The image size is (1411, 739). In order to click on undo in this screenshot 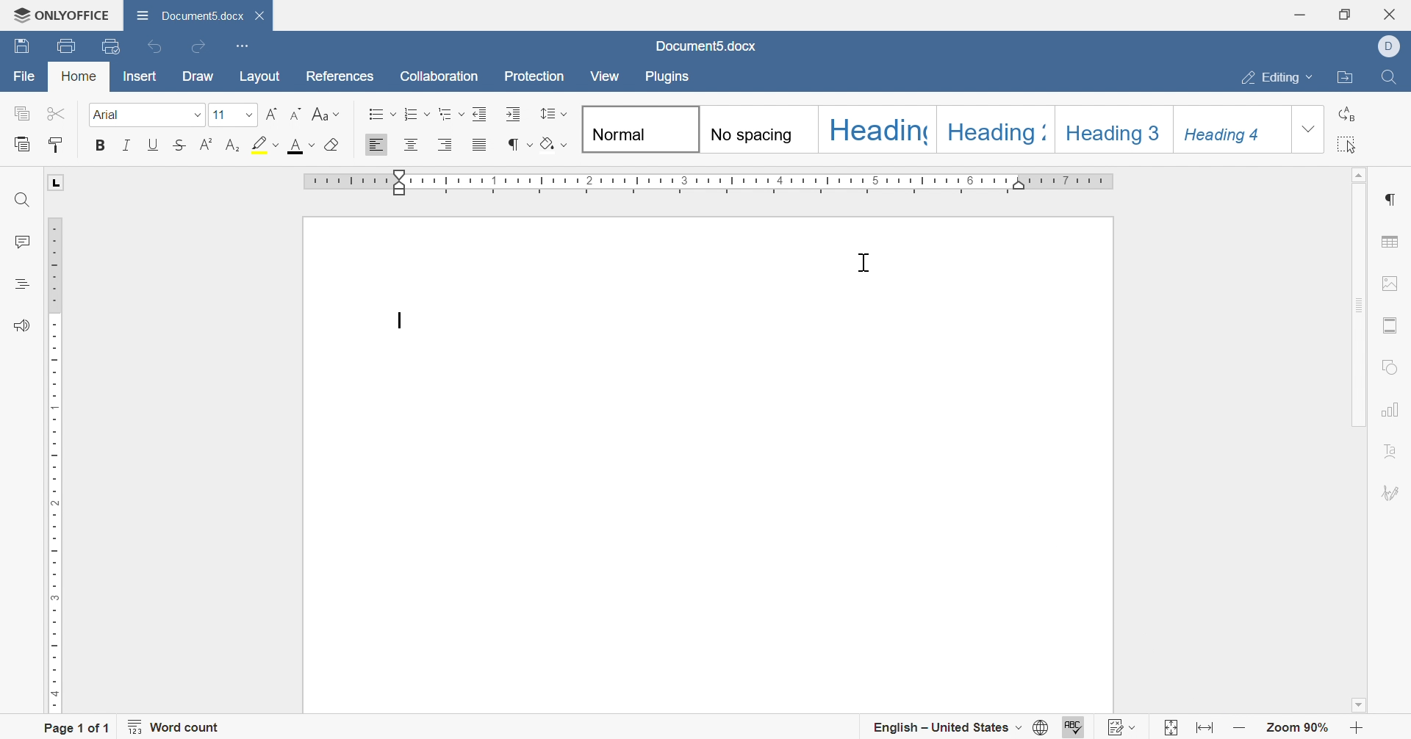, I will do `click(154, 47)`.